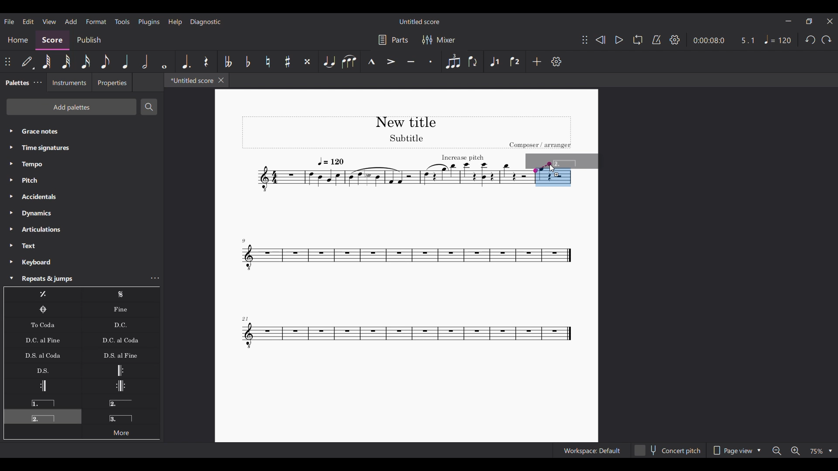 The width and height of the screenshot is (838, 471). I want to click on D.S., so click(42, 370).